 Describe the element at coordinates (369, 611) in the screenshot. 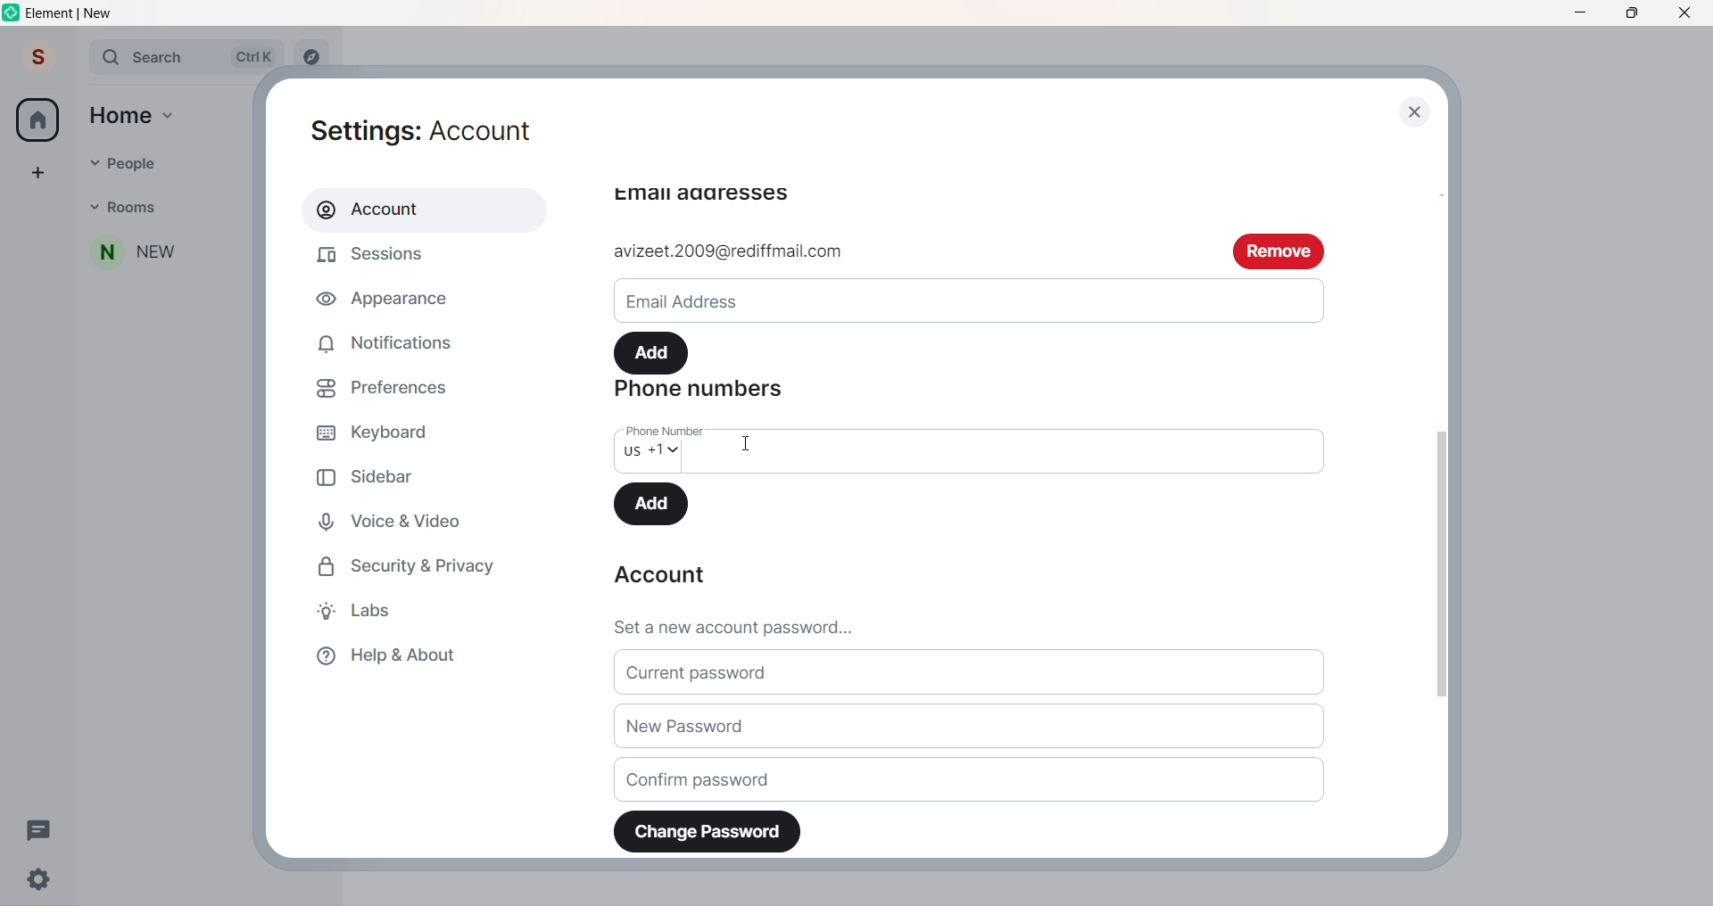

I see `Labs` at that location.